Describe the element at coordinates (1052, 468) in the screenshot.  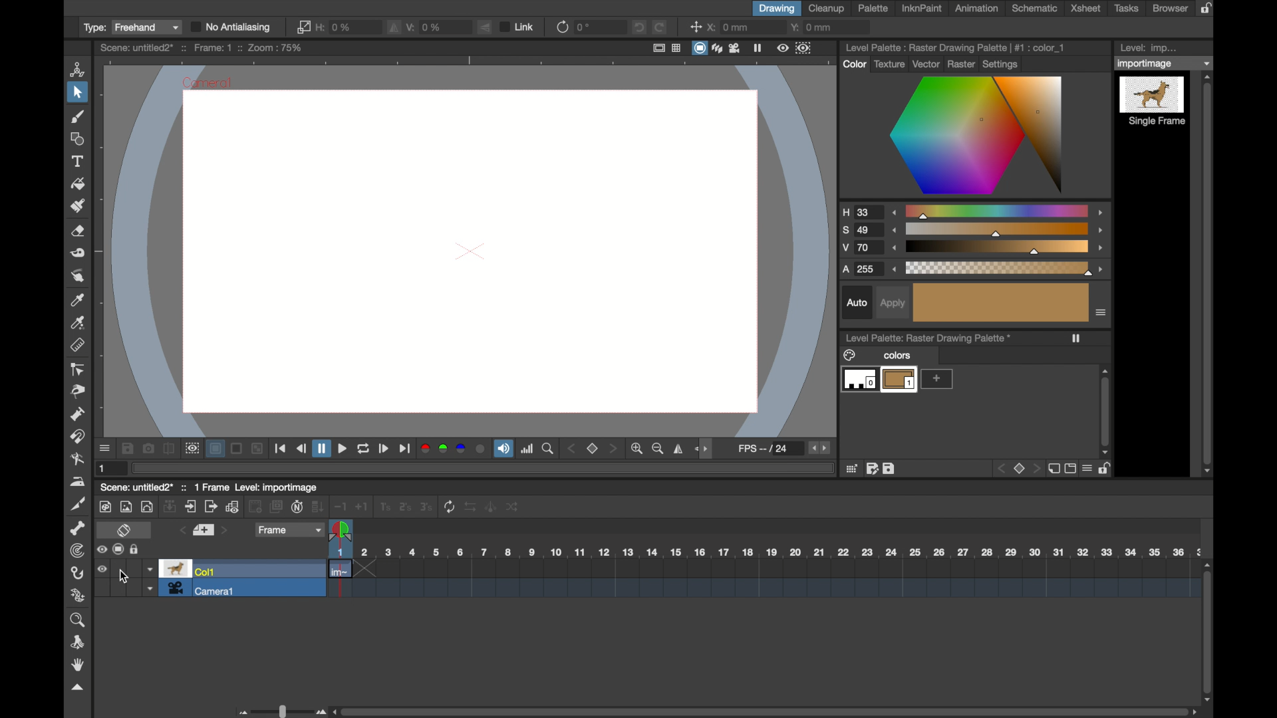
I see `new page` at that location.